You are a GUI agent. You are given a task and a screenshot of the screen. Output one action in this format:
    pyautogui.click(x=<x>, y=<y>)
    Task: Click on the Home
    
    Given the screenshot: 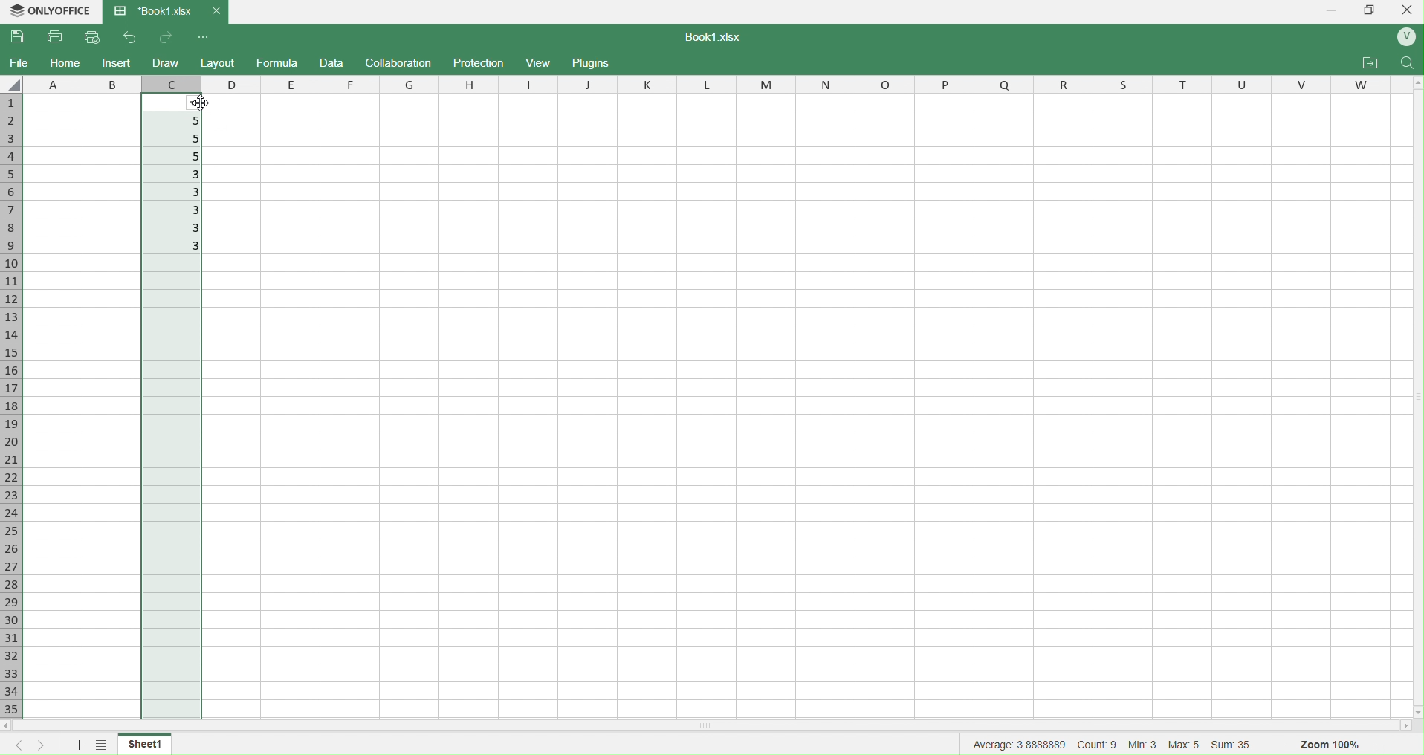 What is the action you would take?
    pyautogui.click(x=65, y=63)
    